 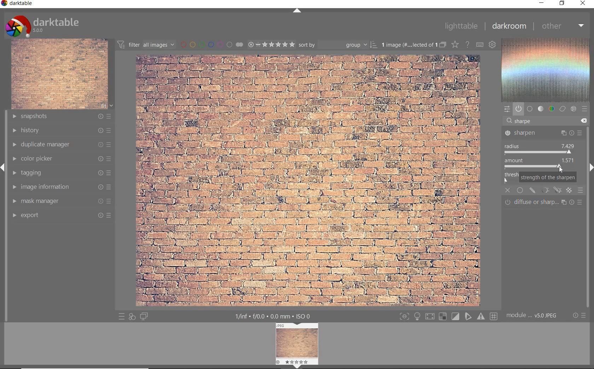 What do you see at coordinates (532, 121) in the screenshot?
I see `SHARPEN` at bounding box center [532, 121].